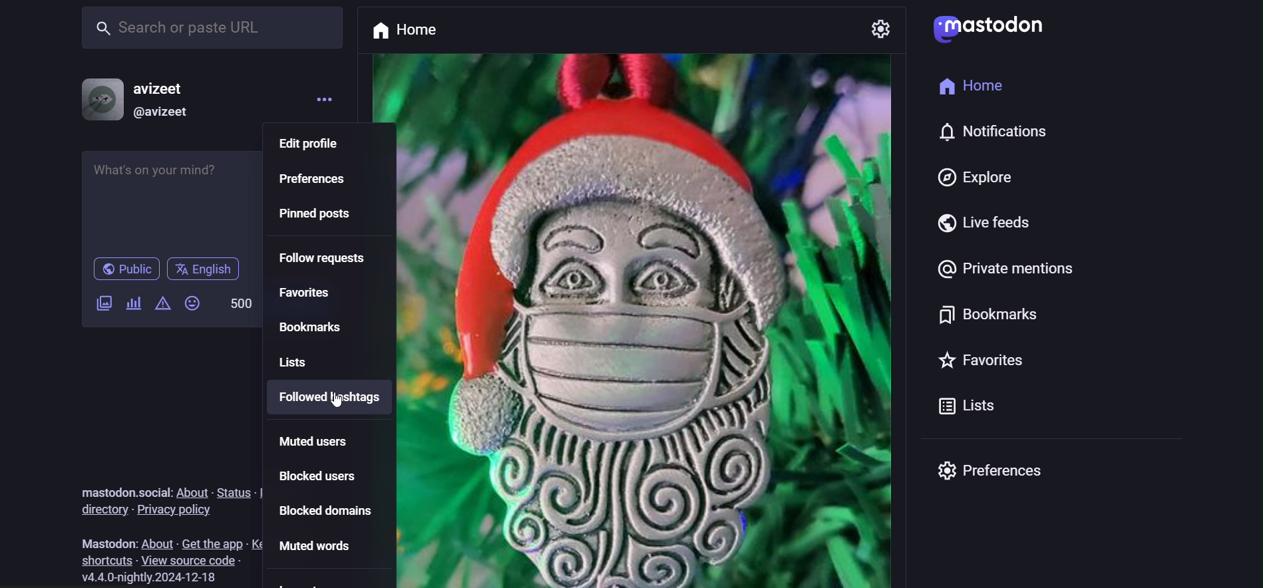  Describe the element at coordinates (195, 559) in the screenshot. I see `view source code` at that location.